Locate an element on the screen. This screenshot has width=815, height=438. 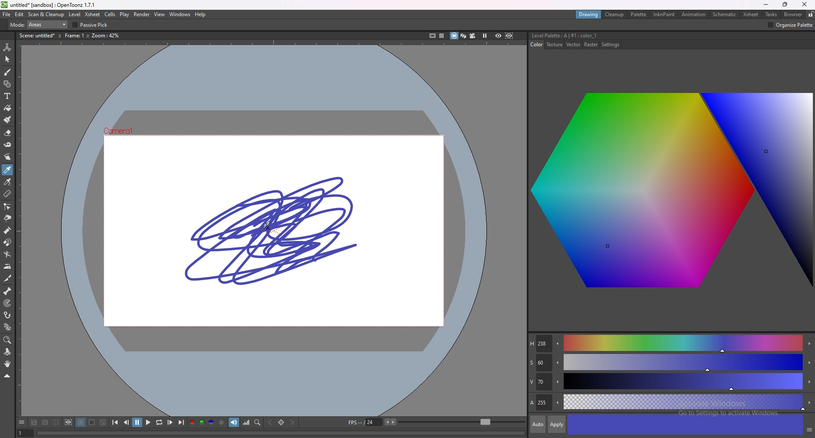
thickness is located at coordinates (610, 24).